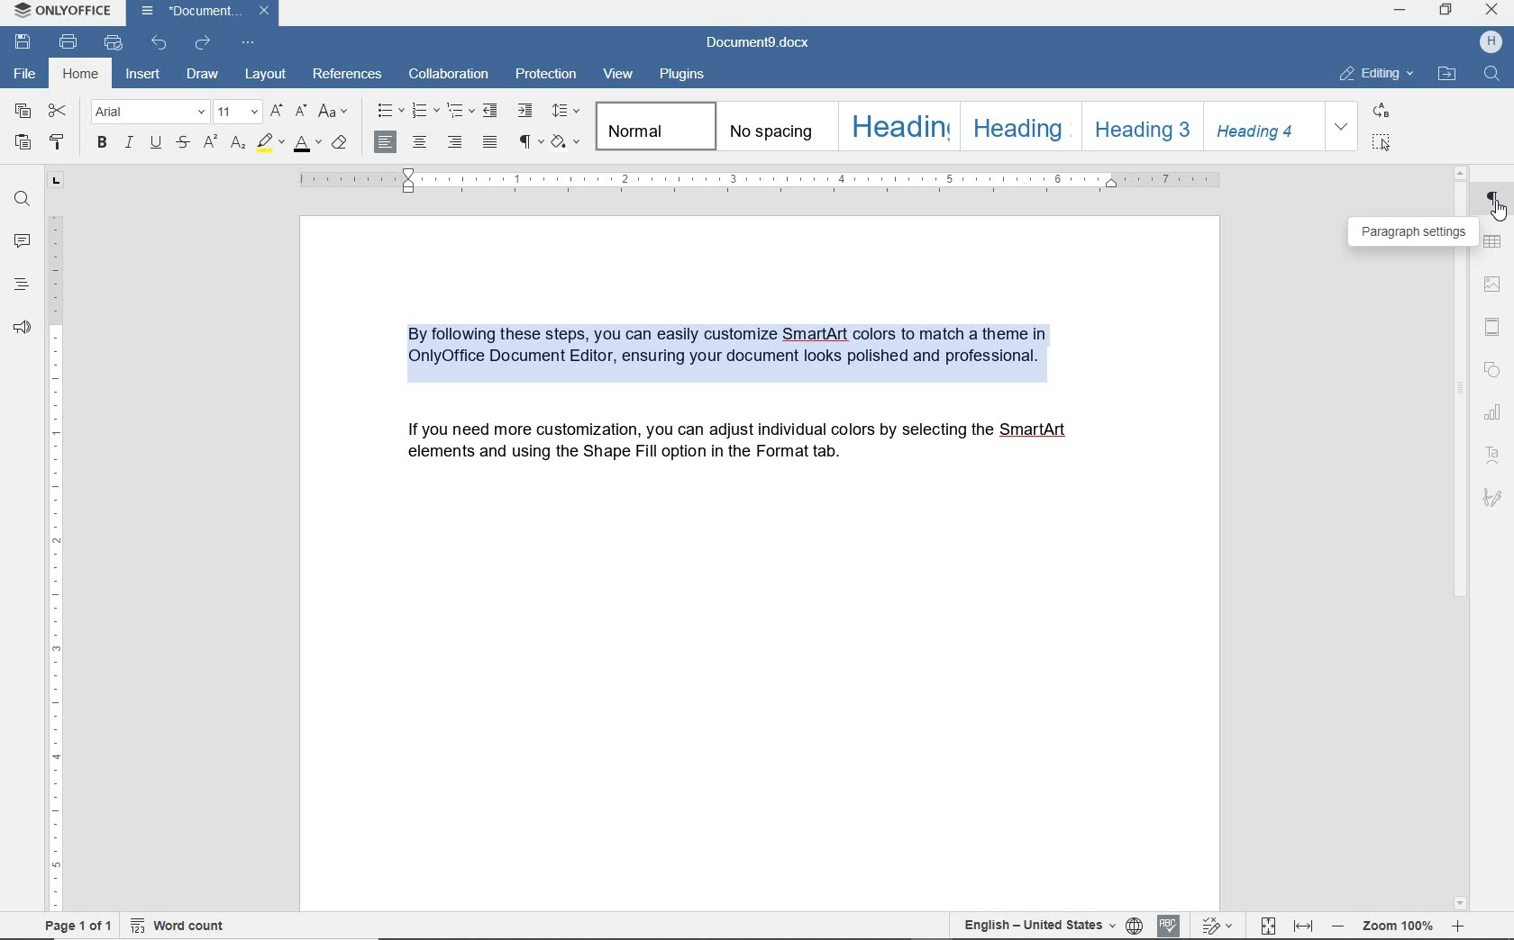 The image size is (1514, 940). Describe the element at coordinates (1342, 127) in the screenshot. I see `expand ` at that location.